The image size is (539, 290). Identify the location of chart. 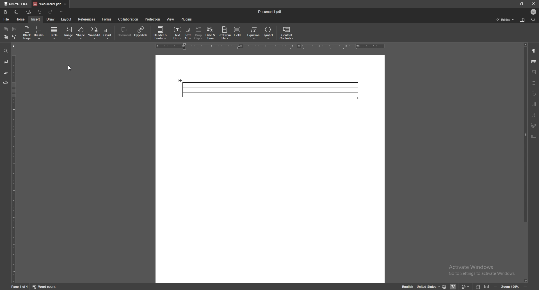
(108, 33).